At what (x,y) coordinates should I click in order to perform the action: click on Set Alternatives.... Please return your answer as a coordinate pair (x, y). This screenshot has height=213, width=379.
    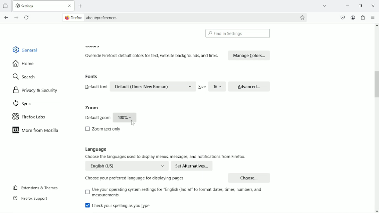
    Looking at the image, I should click on (192, 166).